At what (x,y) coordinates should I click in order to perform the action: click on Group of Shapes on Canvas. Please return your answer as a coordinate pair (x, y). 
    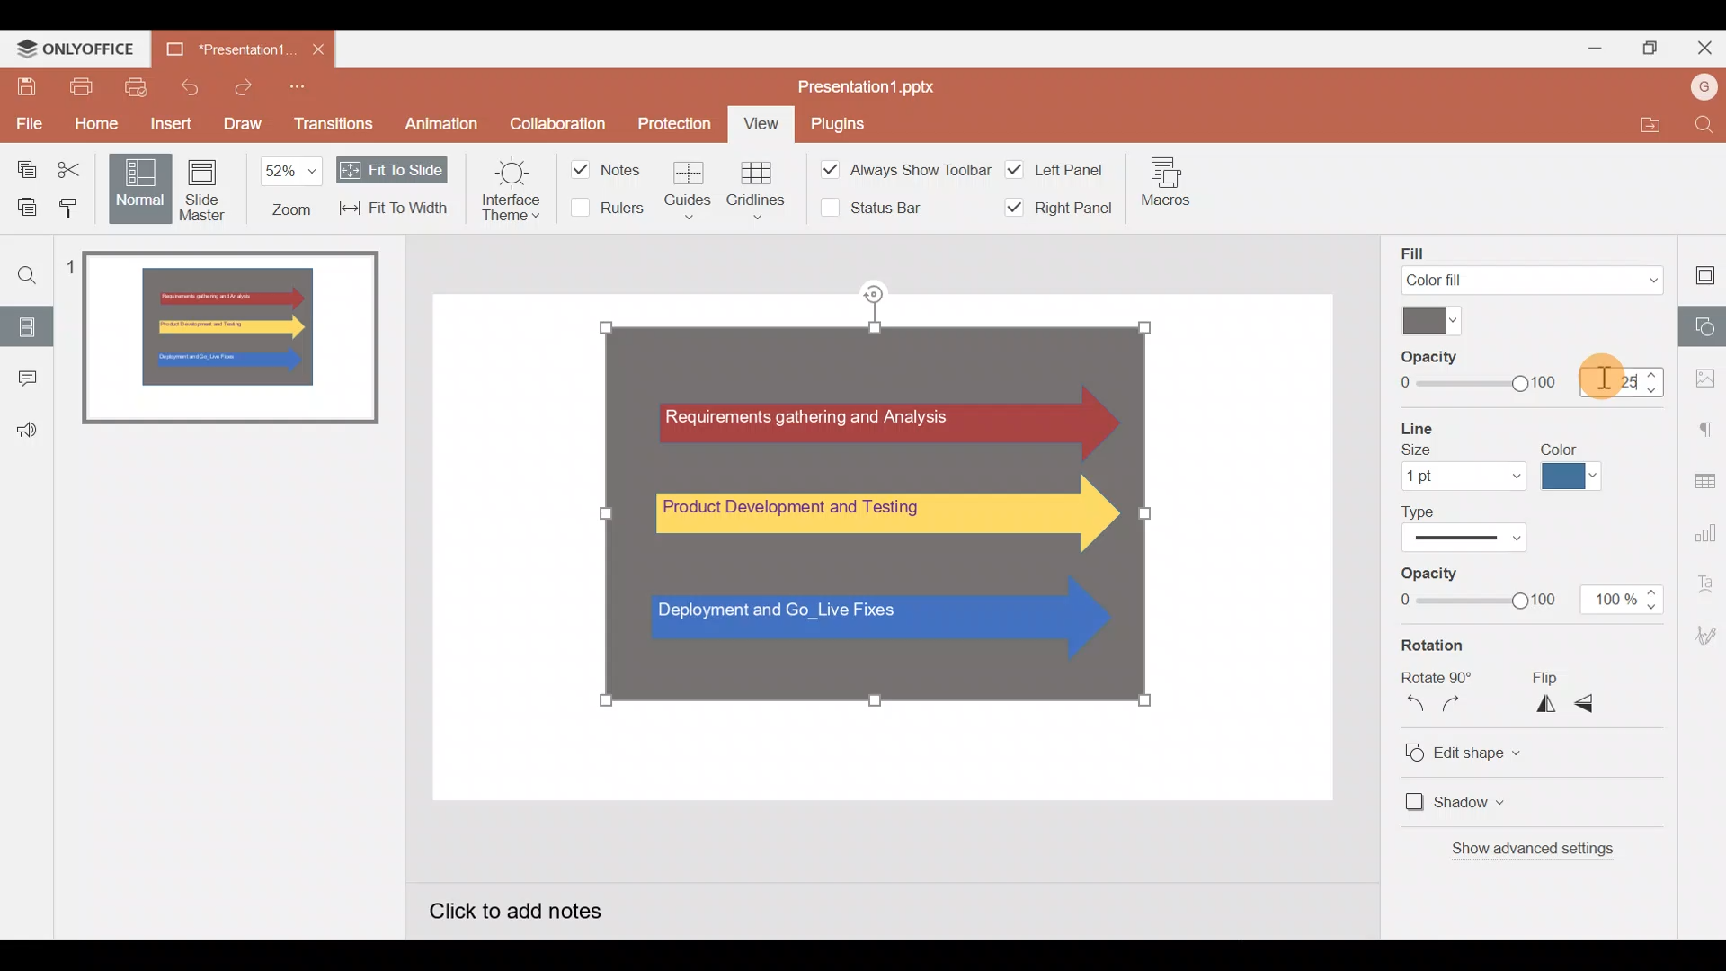
    Looking at the image, I should click on (875, 514).